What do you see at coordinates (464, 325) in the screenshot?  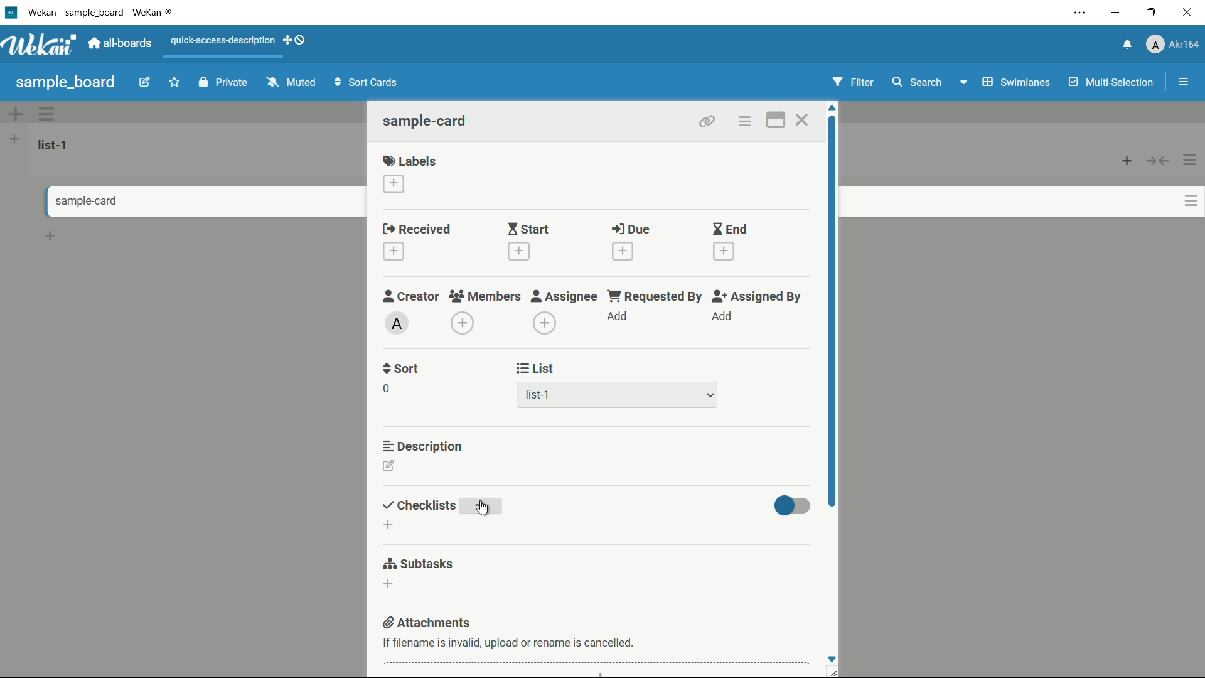 I see `add members` at bounding box center [464, 325].